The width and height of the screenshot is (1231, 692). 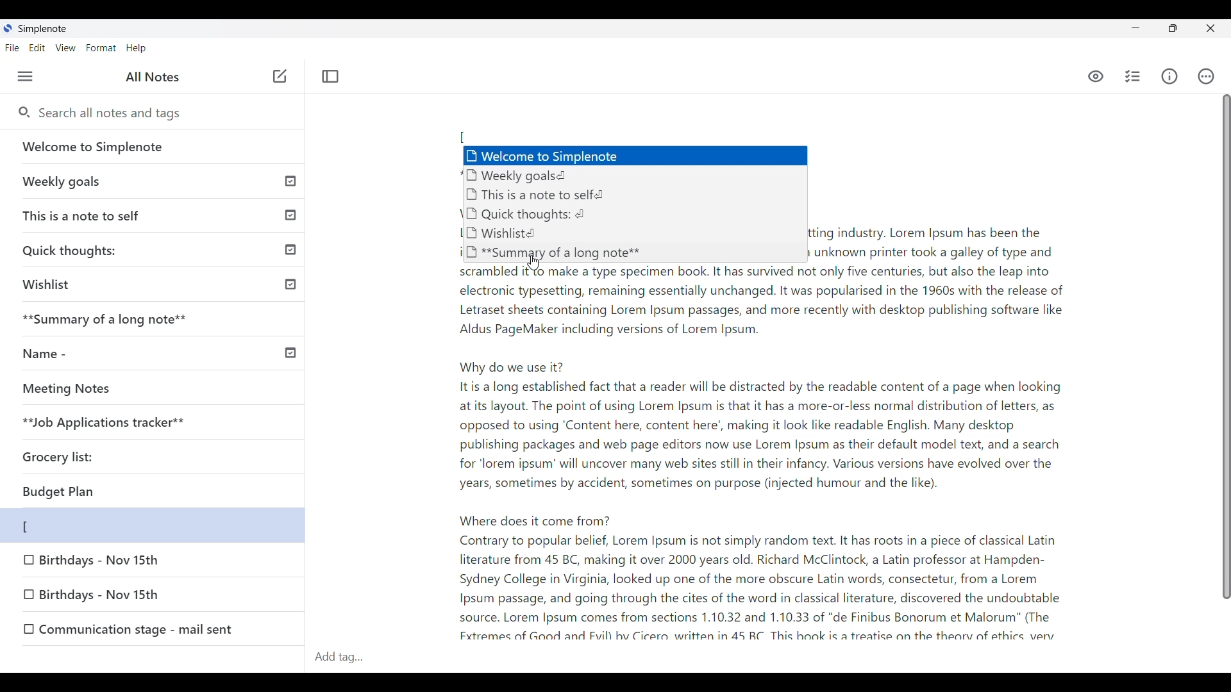 I want to click on Name, so click(x=155, y=352).